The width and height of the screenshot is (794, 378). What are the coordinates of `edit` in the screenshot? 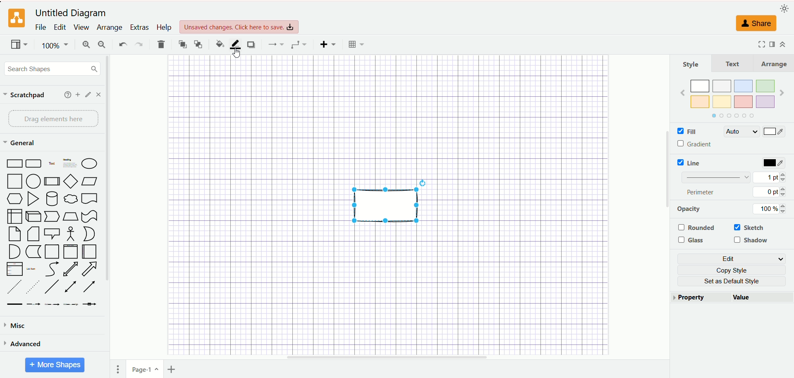 It's located at (87, 94).